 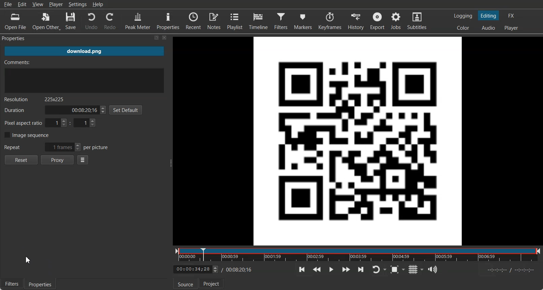 I want to click on Toggle player looping, so click(x=379, y=269).